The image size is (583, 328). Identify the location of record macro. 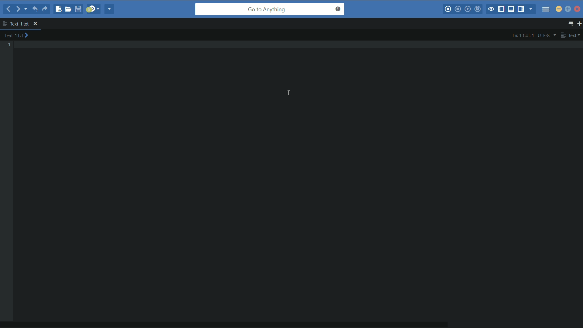
(448, 10).